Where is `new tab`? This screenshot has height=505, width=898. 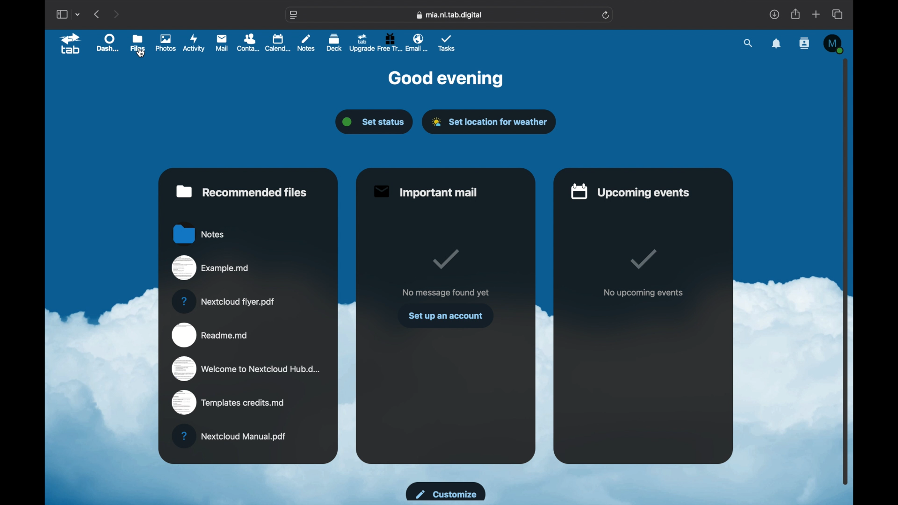
new tab is located at coordinates (816, 14).